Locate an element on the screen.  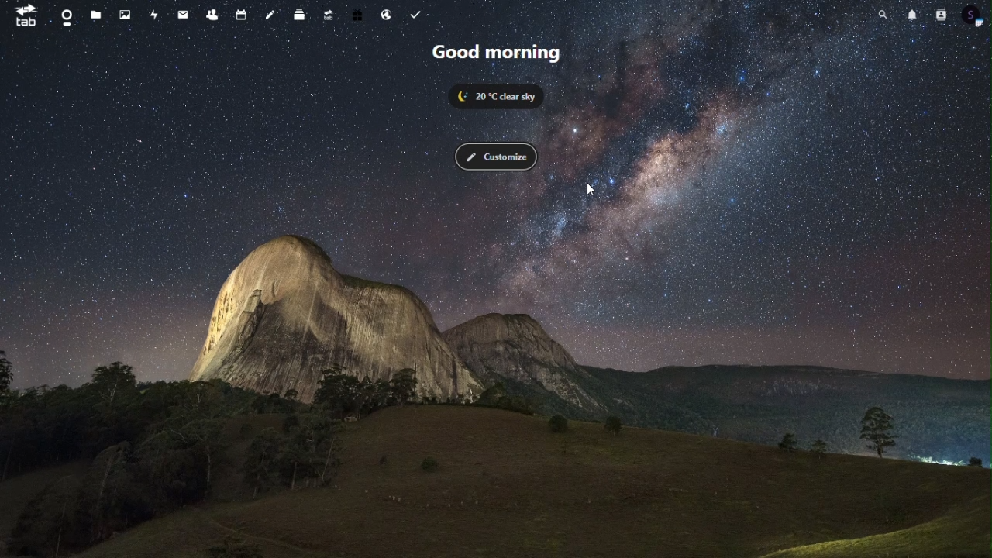
files is located at coordinates (96, 14).